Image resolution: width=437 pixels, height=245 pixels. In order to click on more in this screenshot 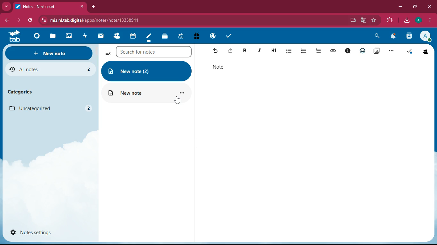, I will do `click(6, 6)`.